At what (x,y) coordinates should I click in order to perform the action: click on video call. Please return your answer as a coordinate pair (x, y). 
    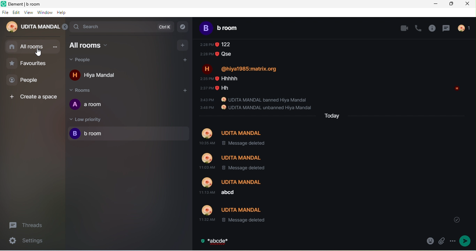
    Looking at the image, I should click on (400, 27).